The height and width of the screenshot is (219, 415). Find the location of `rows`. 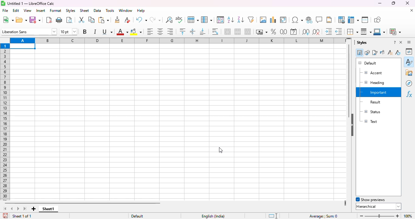

rows is located at coordinates (5, 122).